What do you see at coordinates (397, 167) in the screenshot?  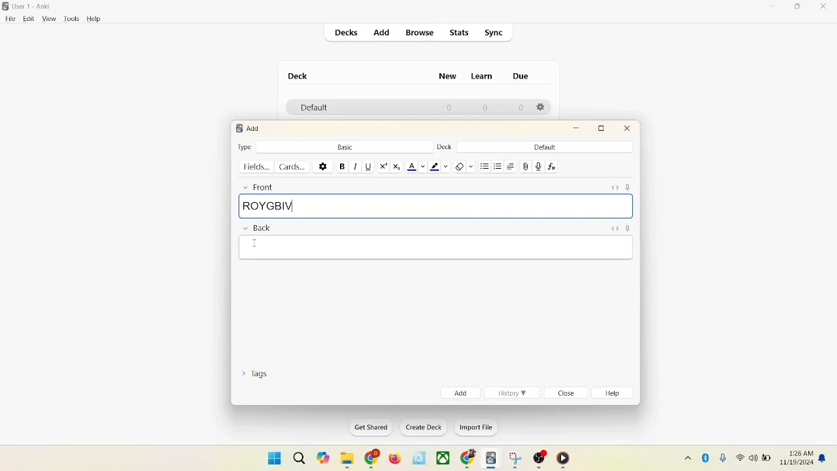 I see `subscript` at bounding box center [397, 167].